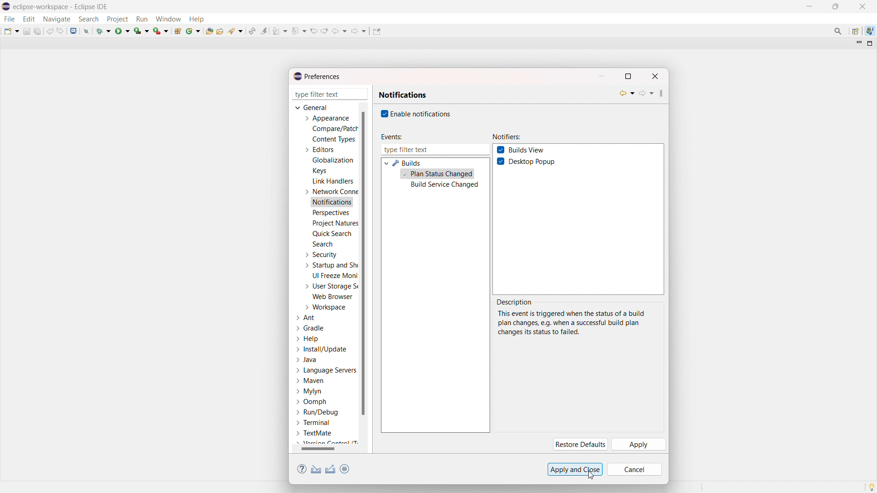 This screenshot has height=493, width=877. I want to click on checkbox, so click(383, 114).